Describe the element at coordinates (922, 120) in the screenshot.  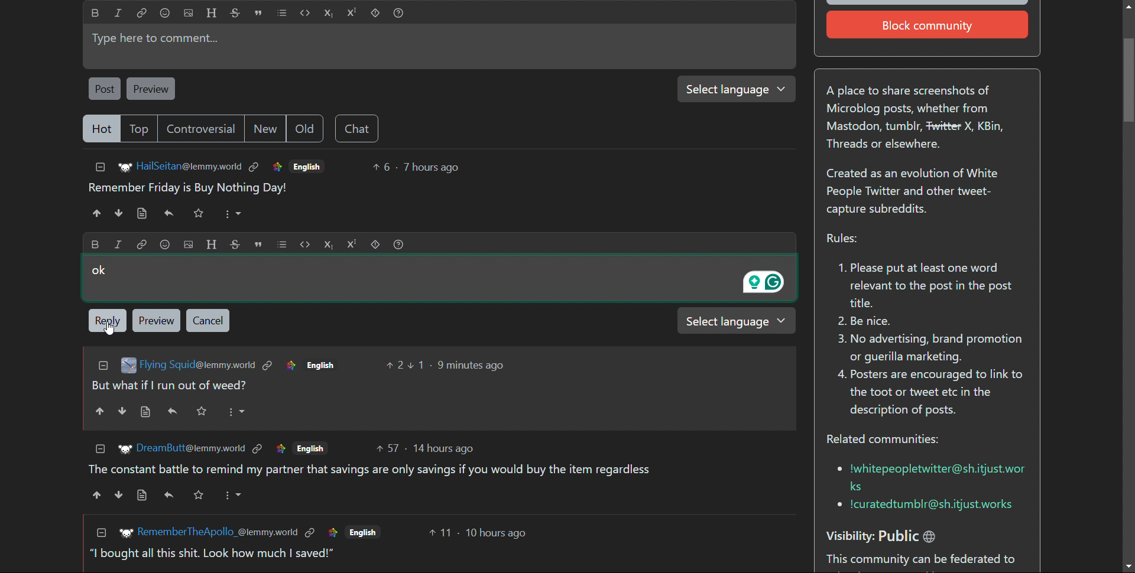
I see `A place to share screenshots of
Microblog posts, whether from
Mastodon, tumblr, Fwitter X, KBin,
Threads or elsewhere.` at that location.